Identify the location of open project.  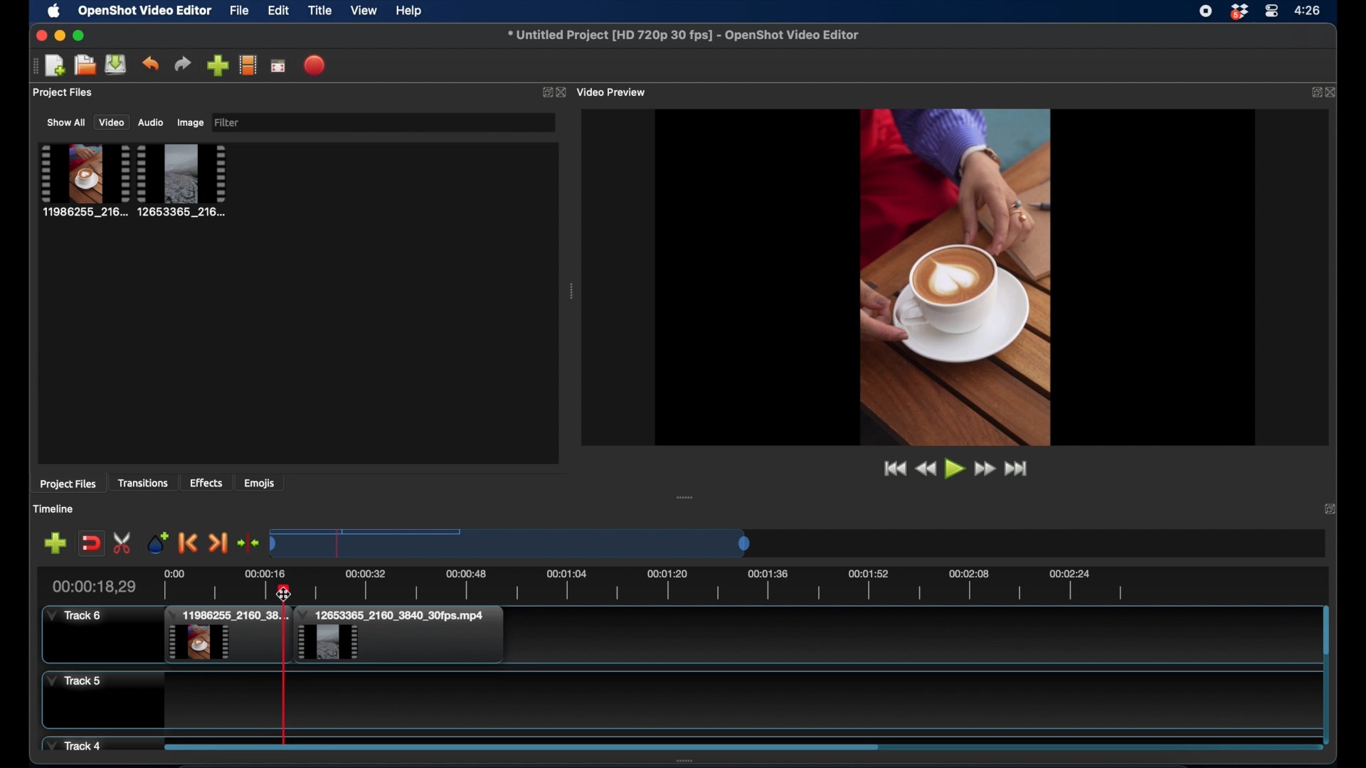
(55, 66).